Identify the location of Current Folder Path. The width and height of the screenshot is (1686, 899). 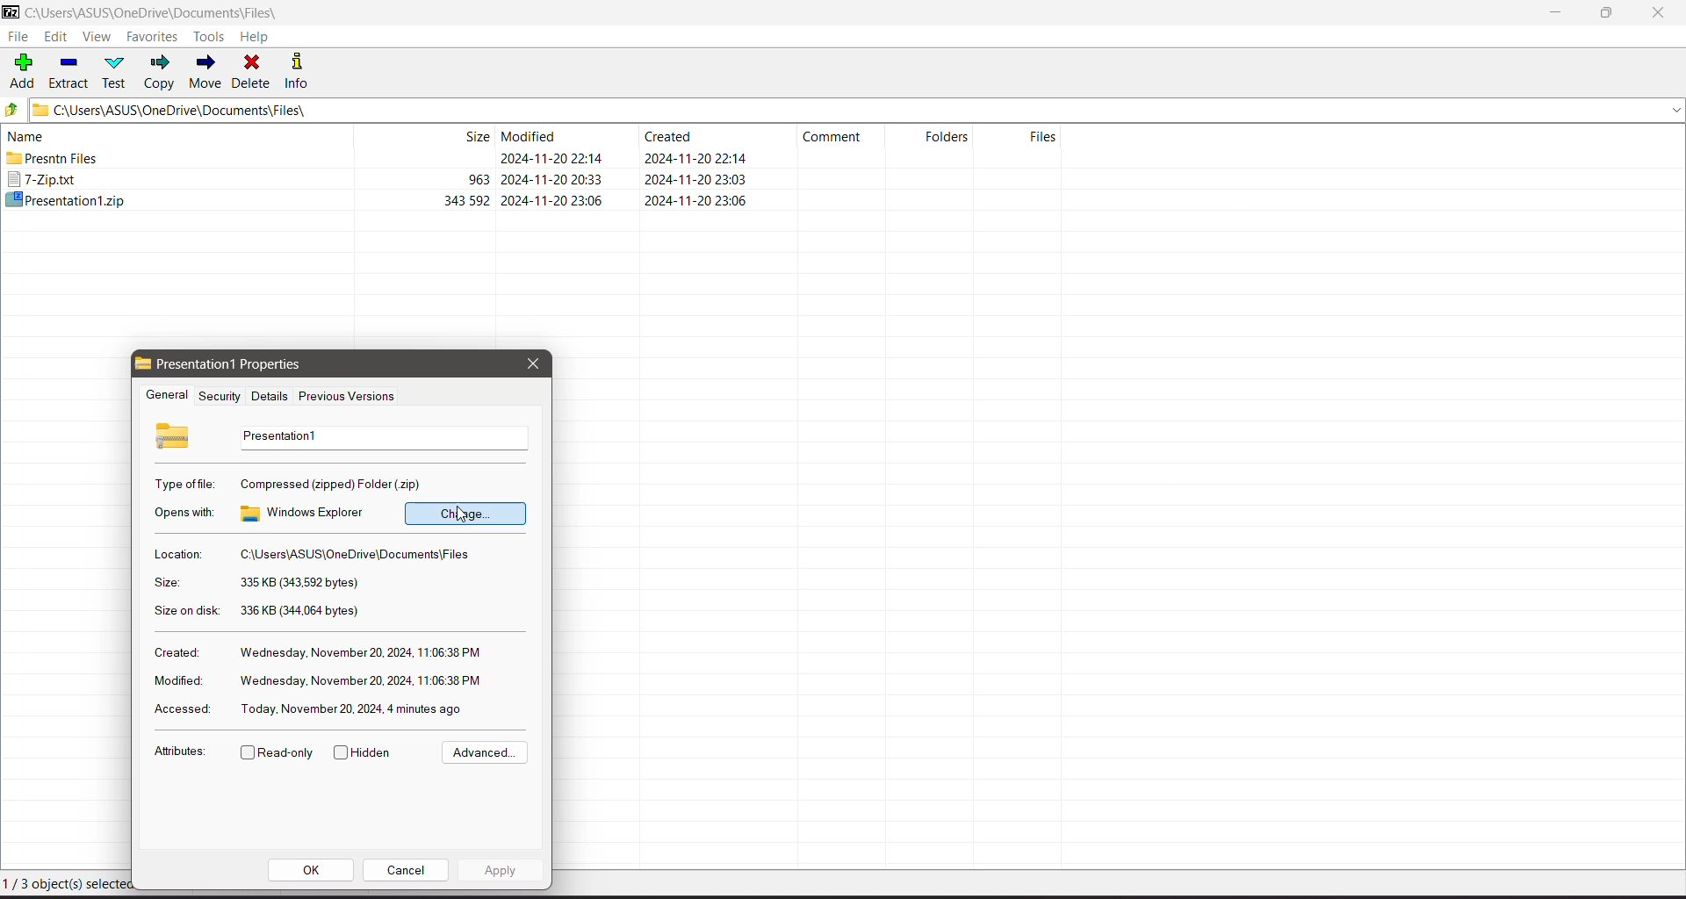
(165, 13).